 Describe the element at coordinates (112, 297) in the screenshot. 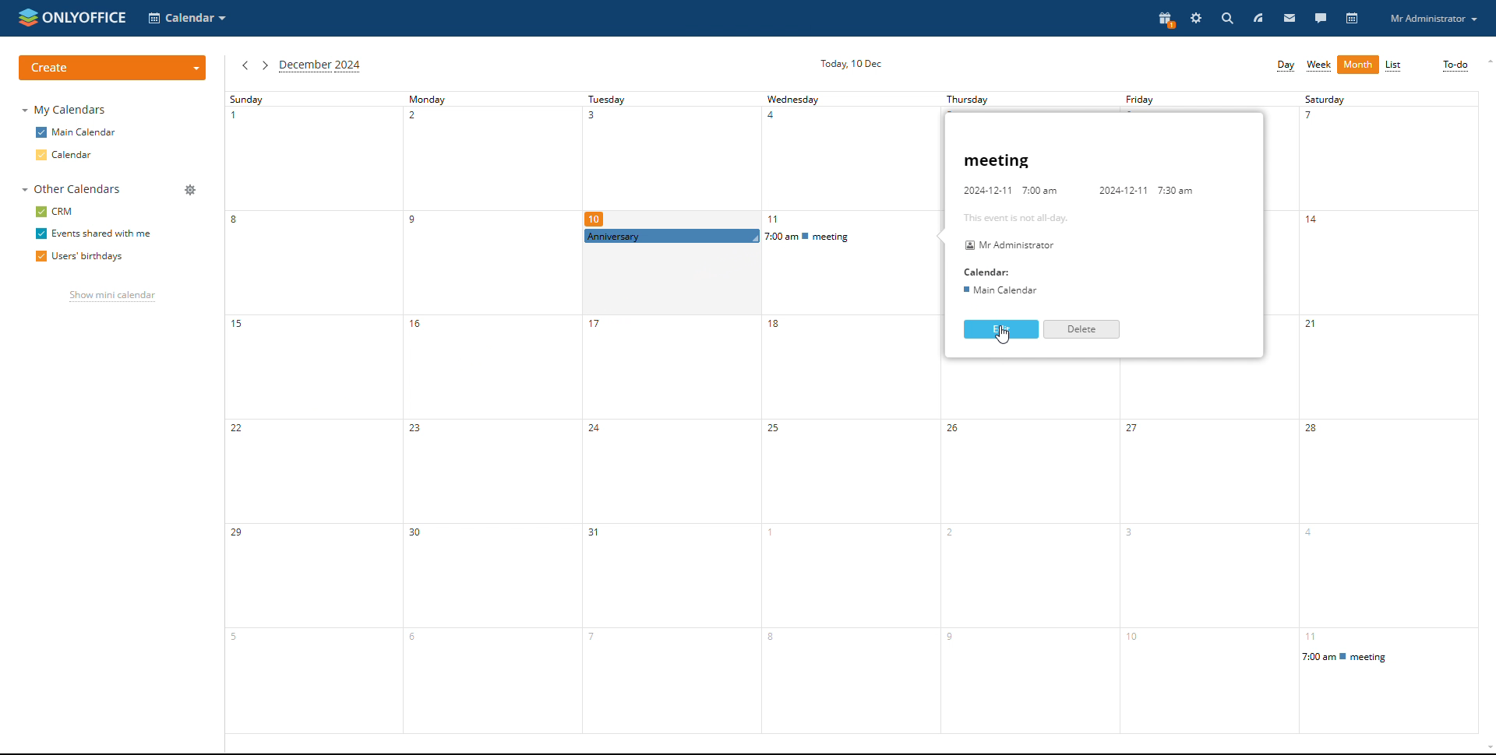

I see `show mini calendar` at that location.